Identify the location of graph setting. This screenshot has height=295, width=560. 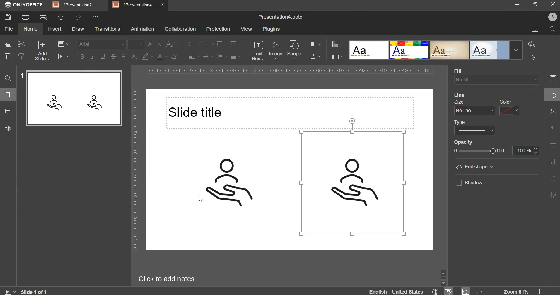
(552, 161).